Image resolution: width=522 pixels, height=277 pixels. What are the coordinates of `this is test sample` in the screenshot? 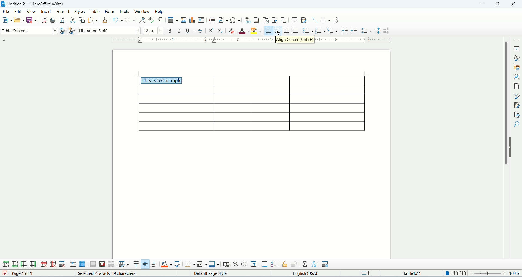 It's located at (163, 80).